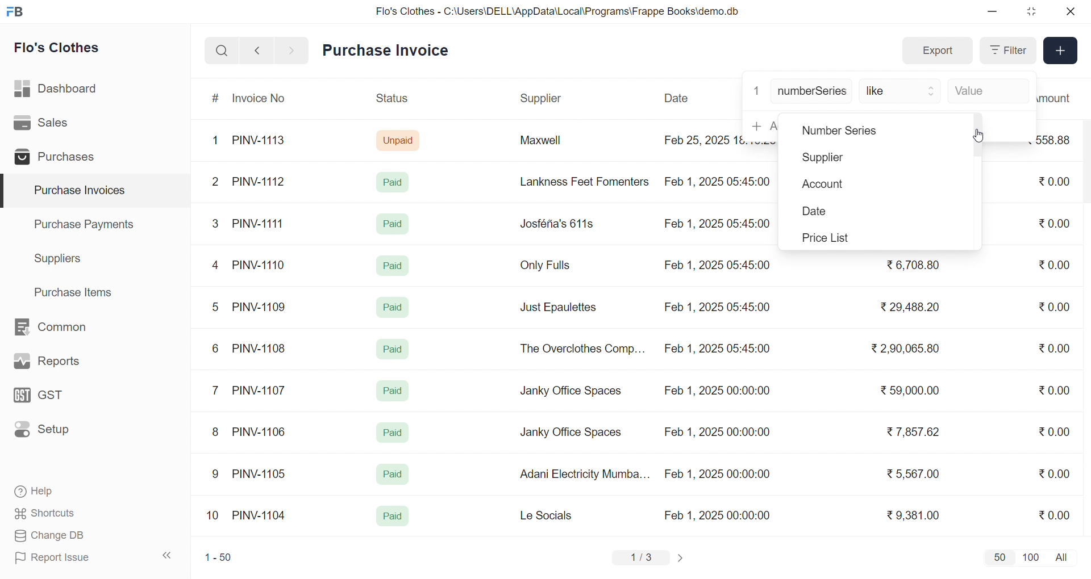  What do you see at coordinates (263, 432) in the screenshot?
I see `PINV-1106` at bounding box center [263, 432].